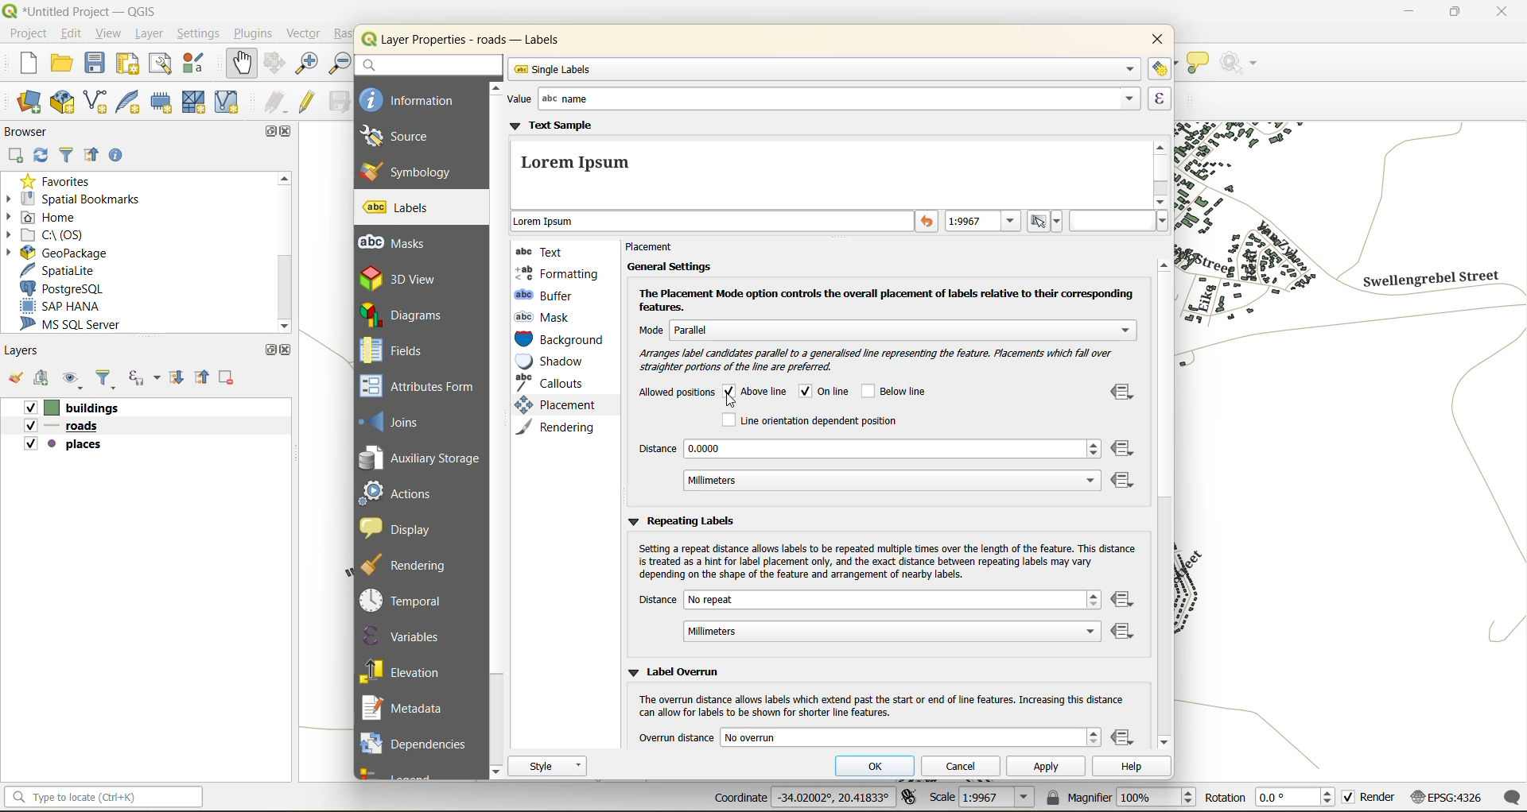 The height and width of the screenshot is (812, 1527). What do you see at coordinates (1267, 796) in the screenshot?
I see `rotation` at bounding box center [1267, 796].